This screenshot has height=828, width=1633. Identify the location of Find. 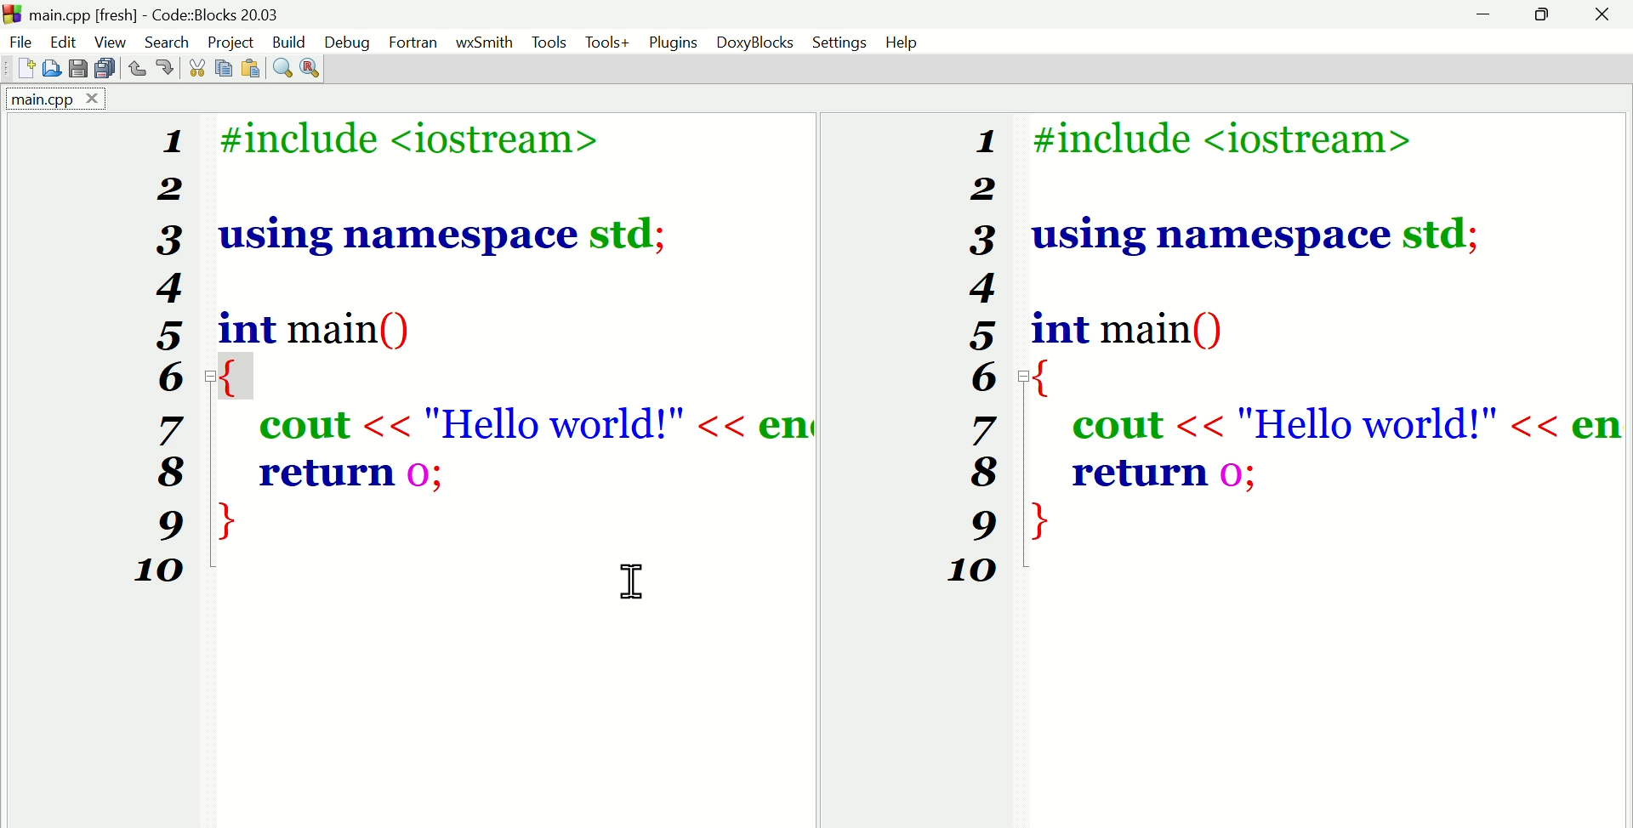
(282, 65).